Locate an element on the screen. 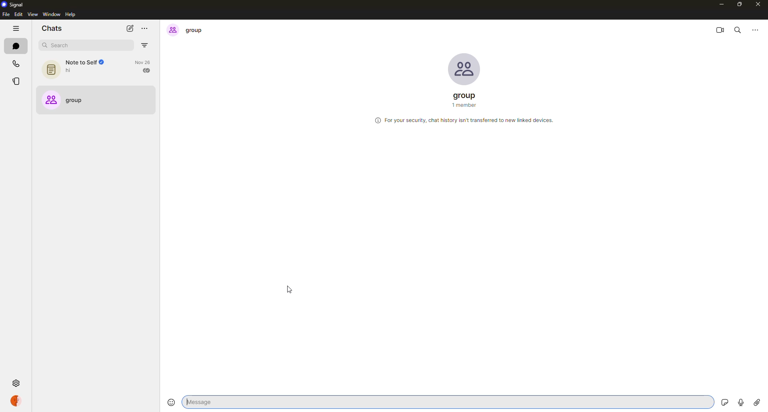  message is located at coordinates (736, 163).